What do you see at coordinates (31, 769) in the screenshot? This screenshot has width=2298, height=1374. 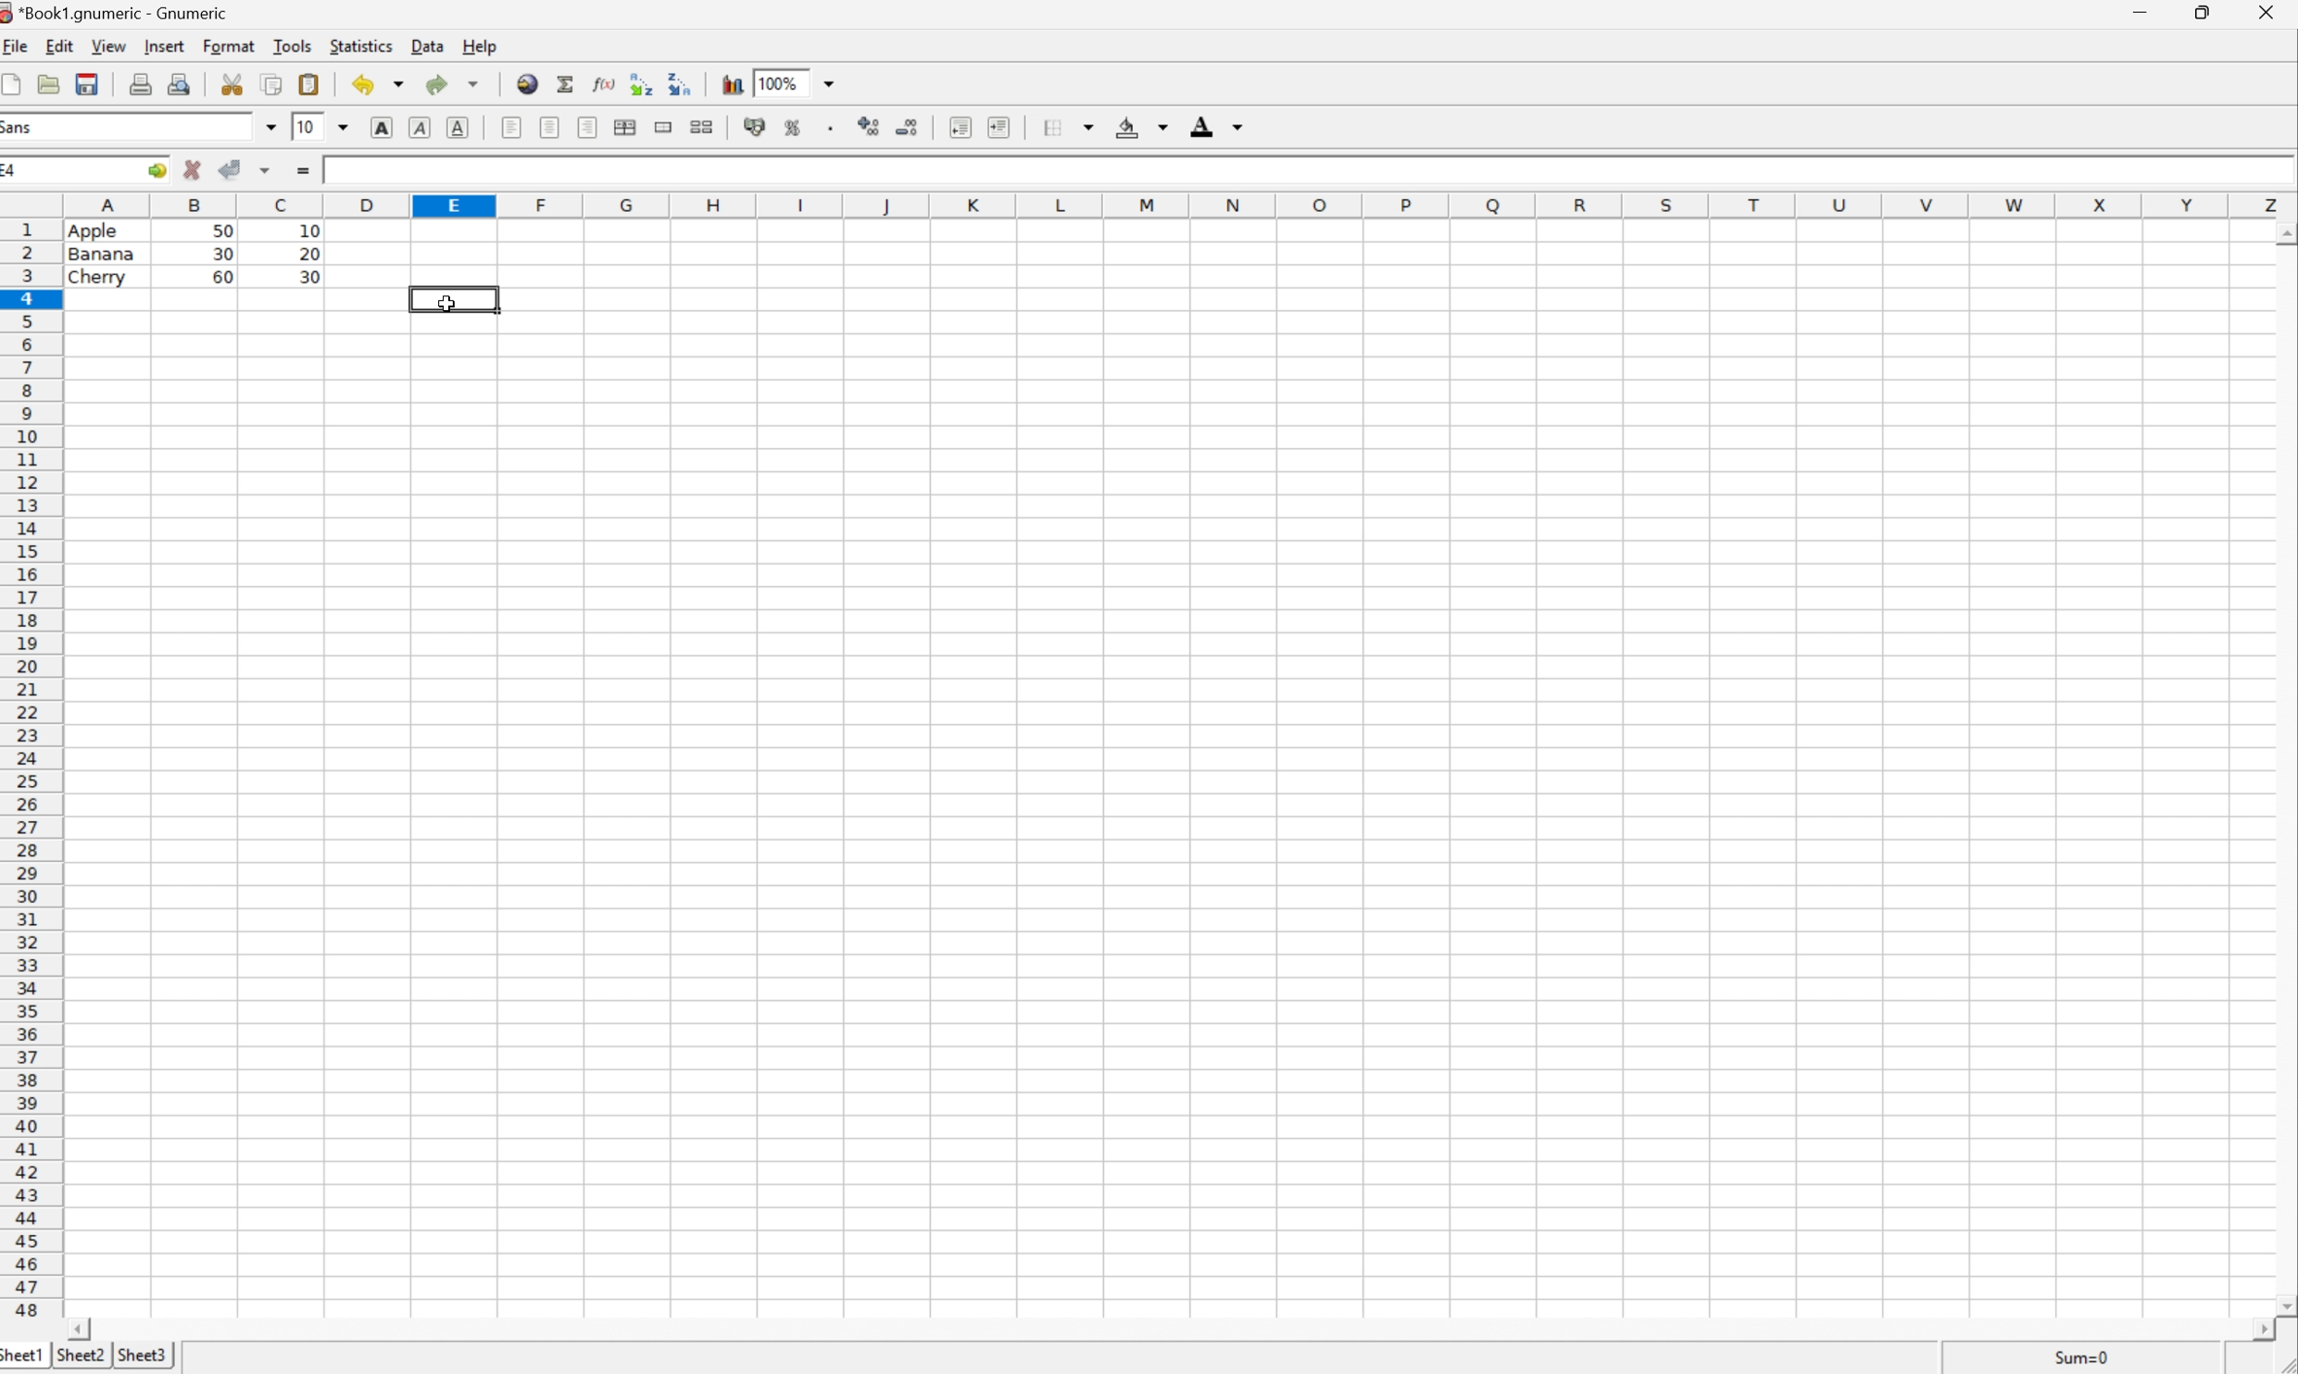 I see `row number` at bounding box center [31, 769].